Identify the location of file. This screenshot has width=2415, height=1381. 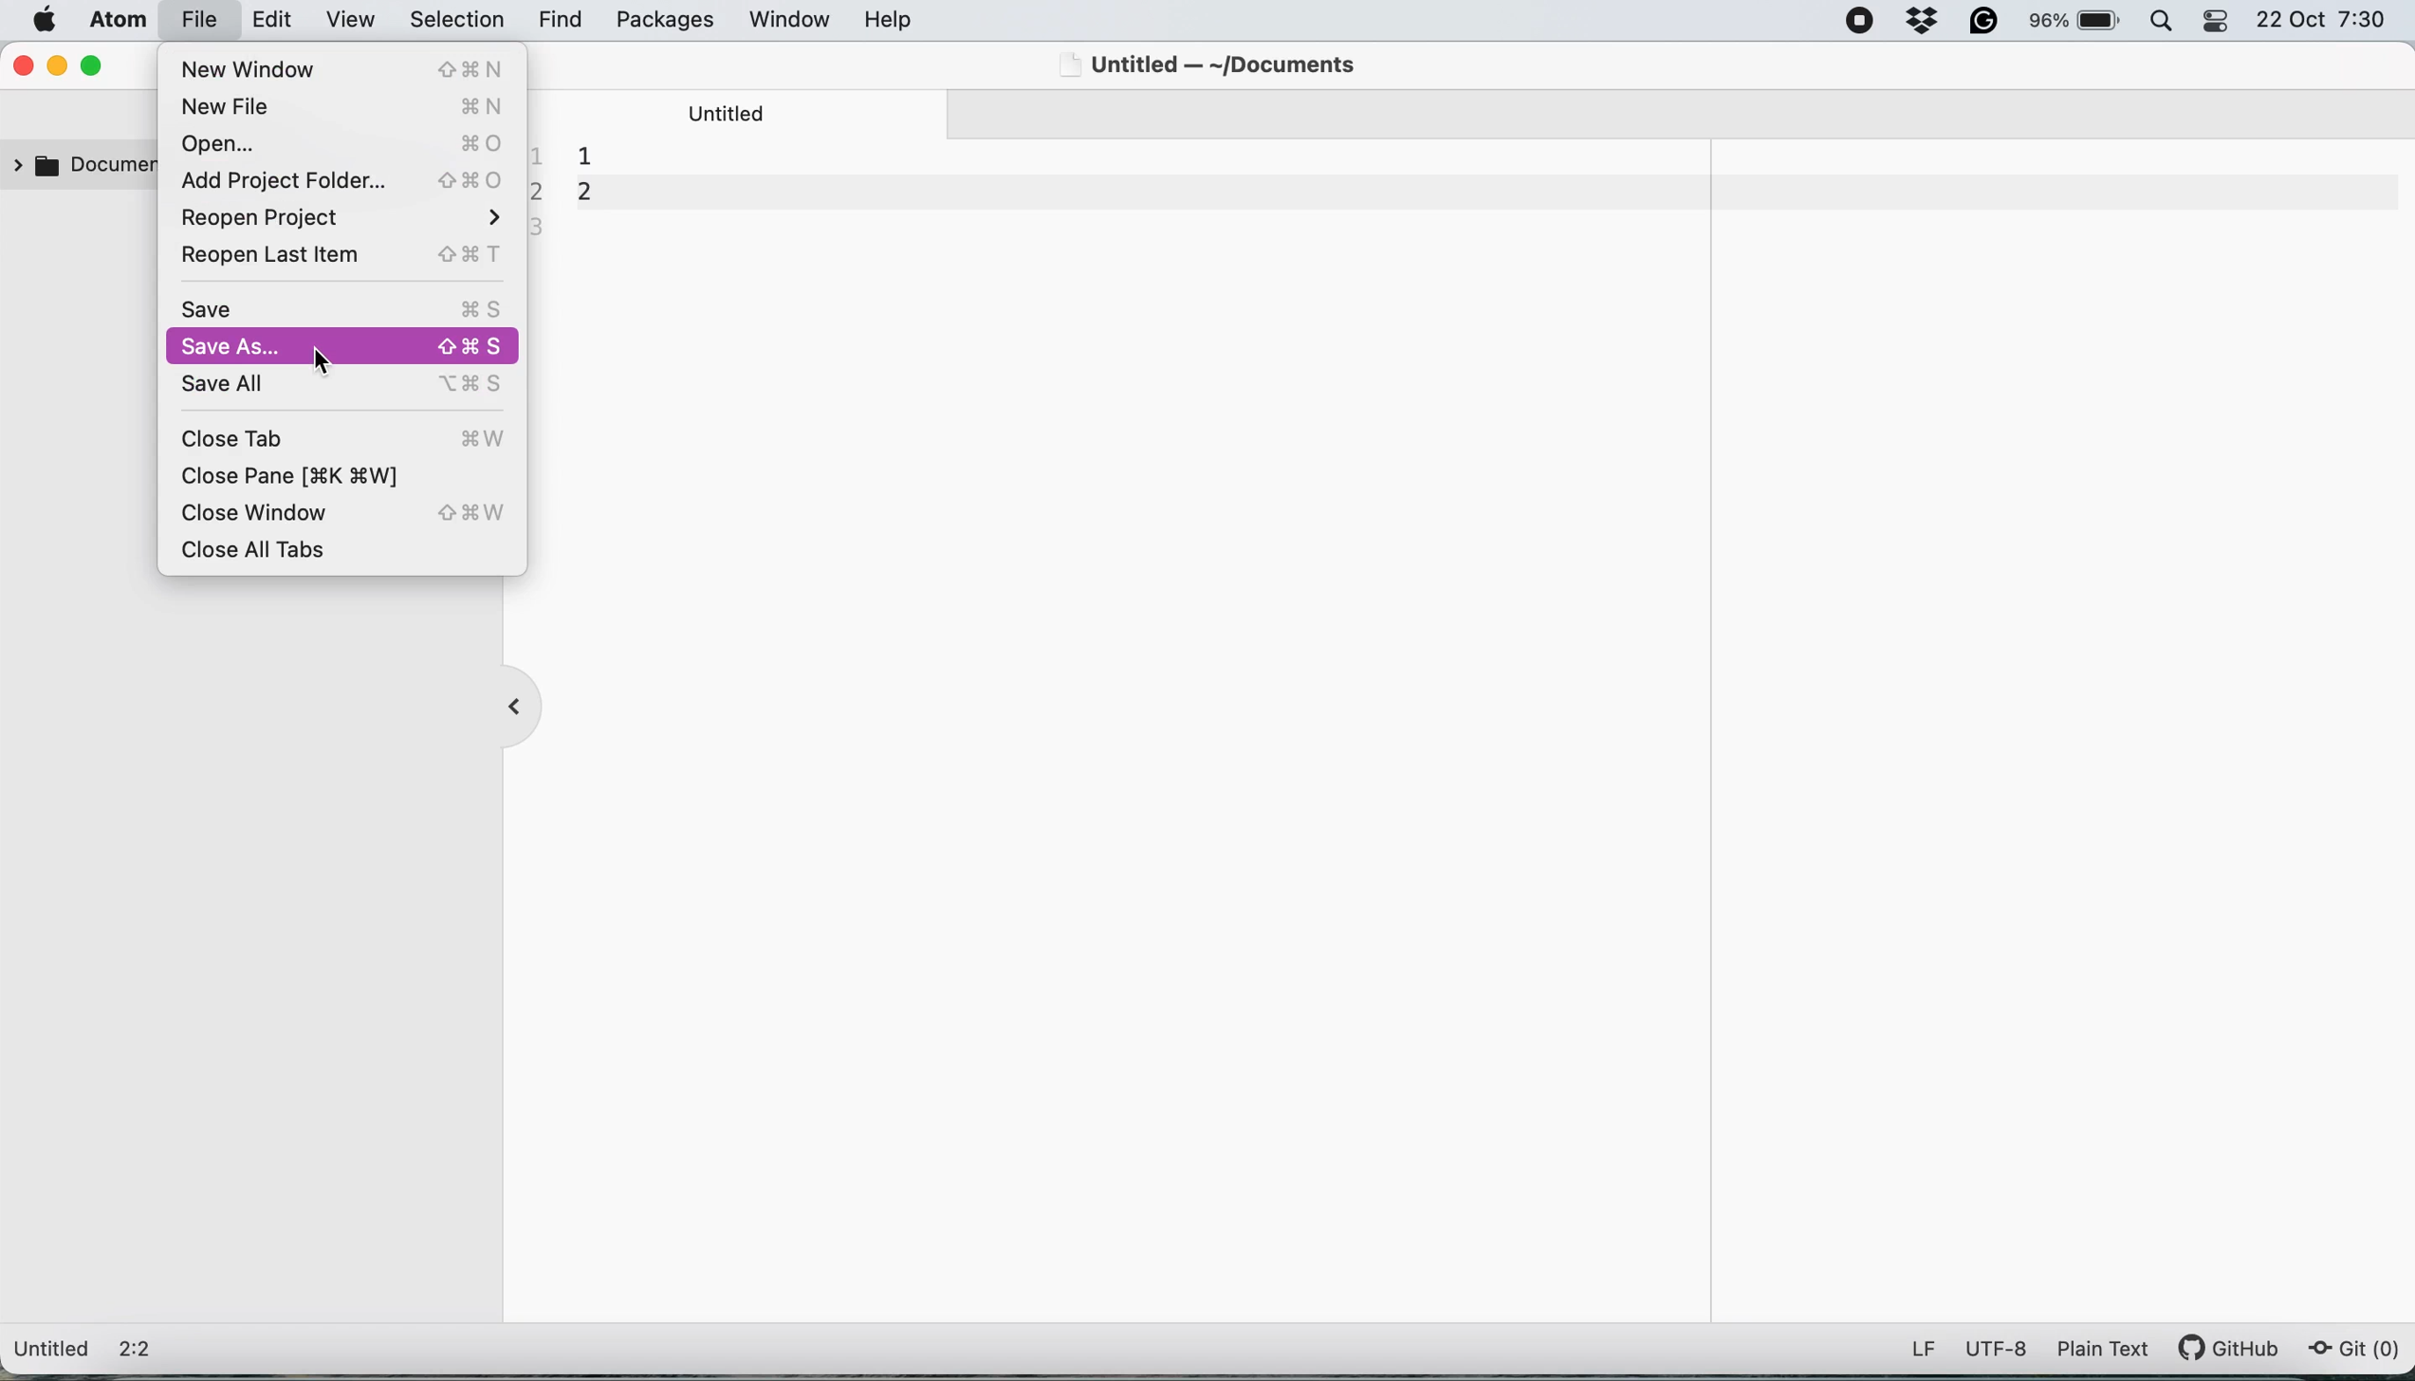
(212, 20).